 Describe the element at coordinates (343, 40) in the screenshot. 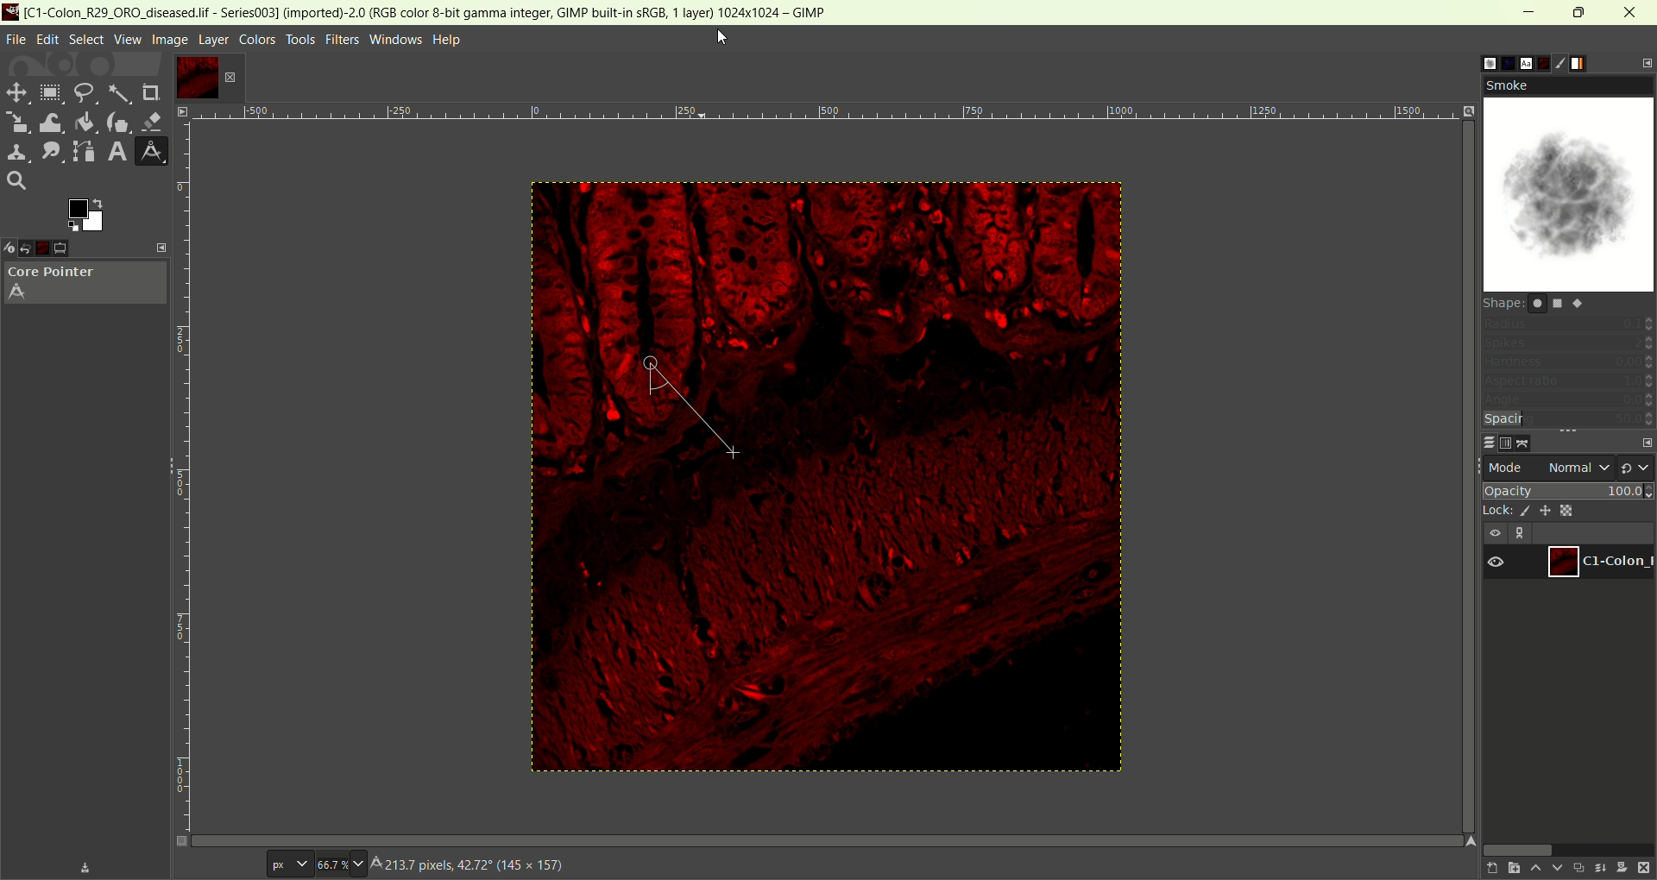

I see `filters` at that location.